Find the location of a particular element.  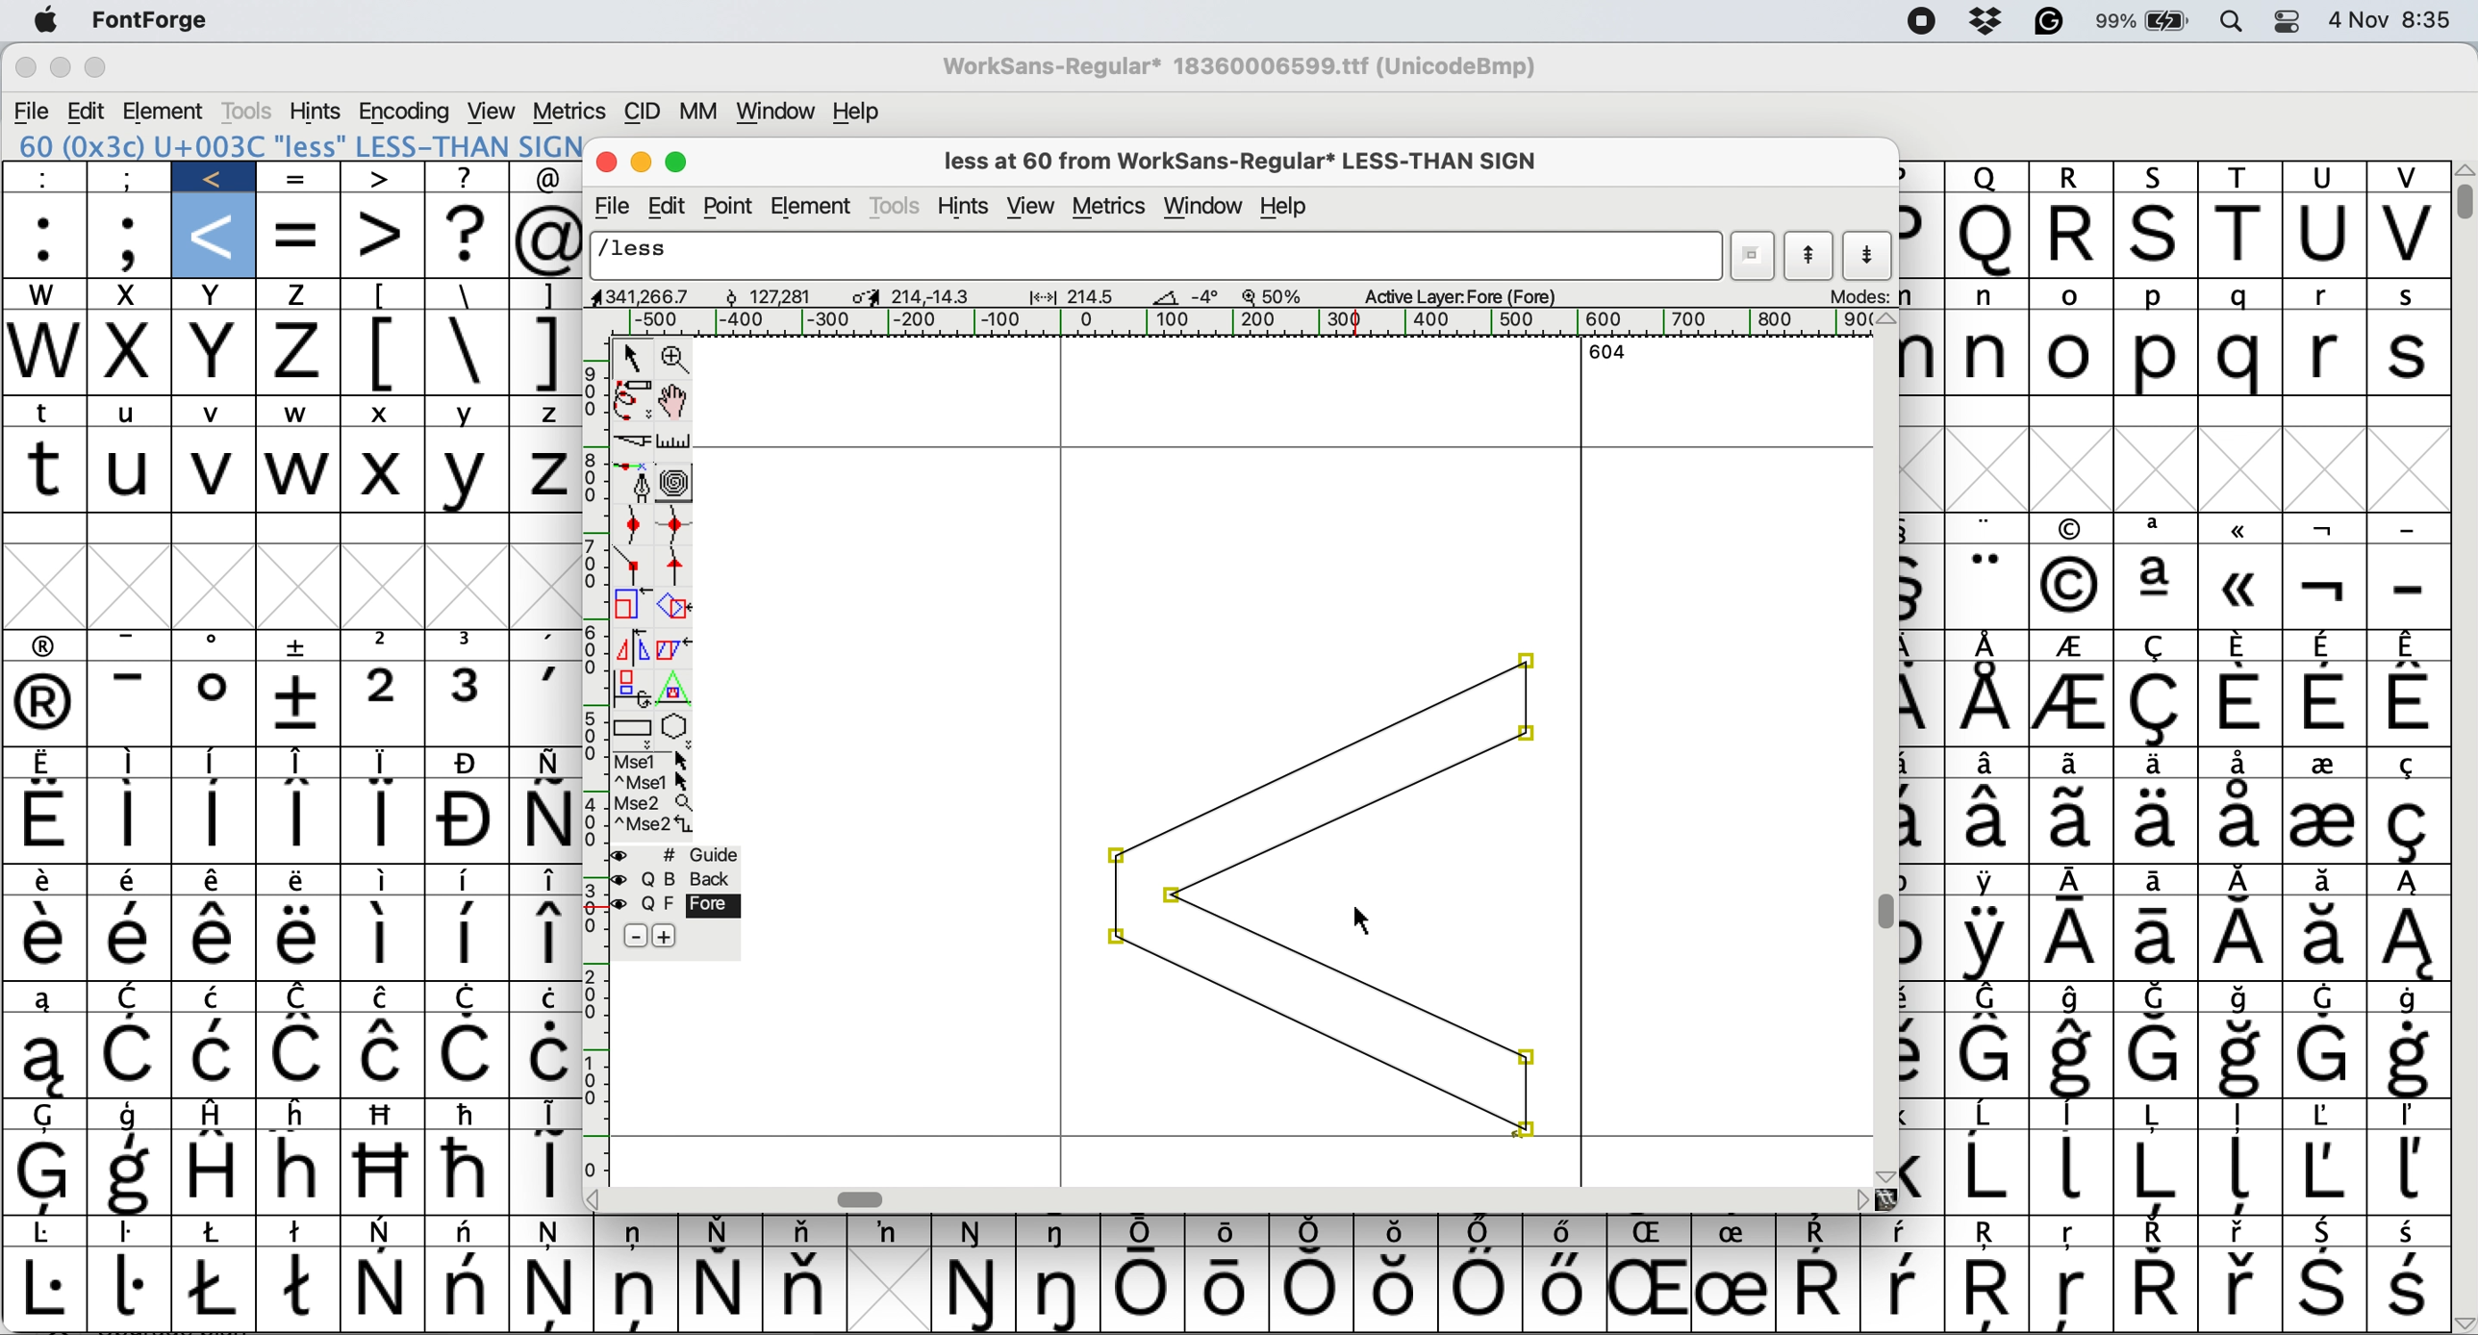

r is located at coordinates (2324, 352).